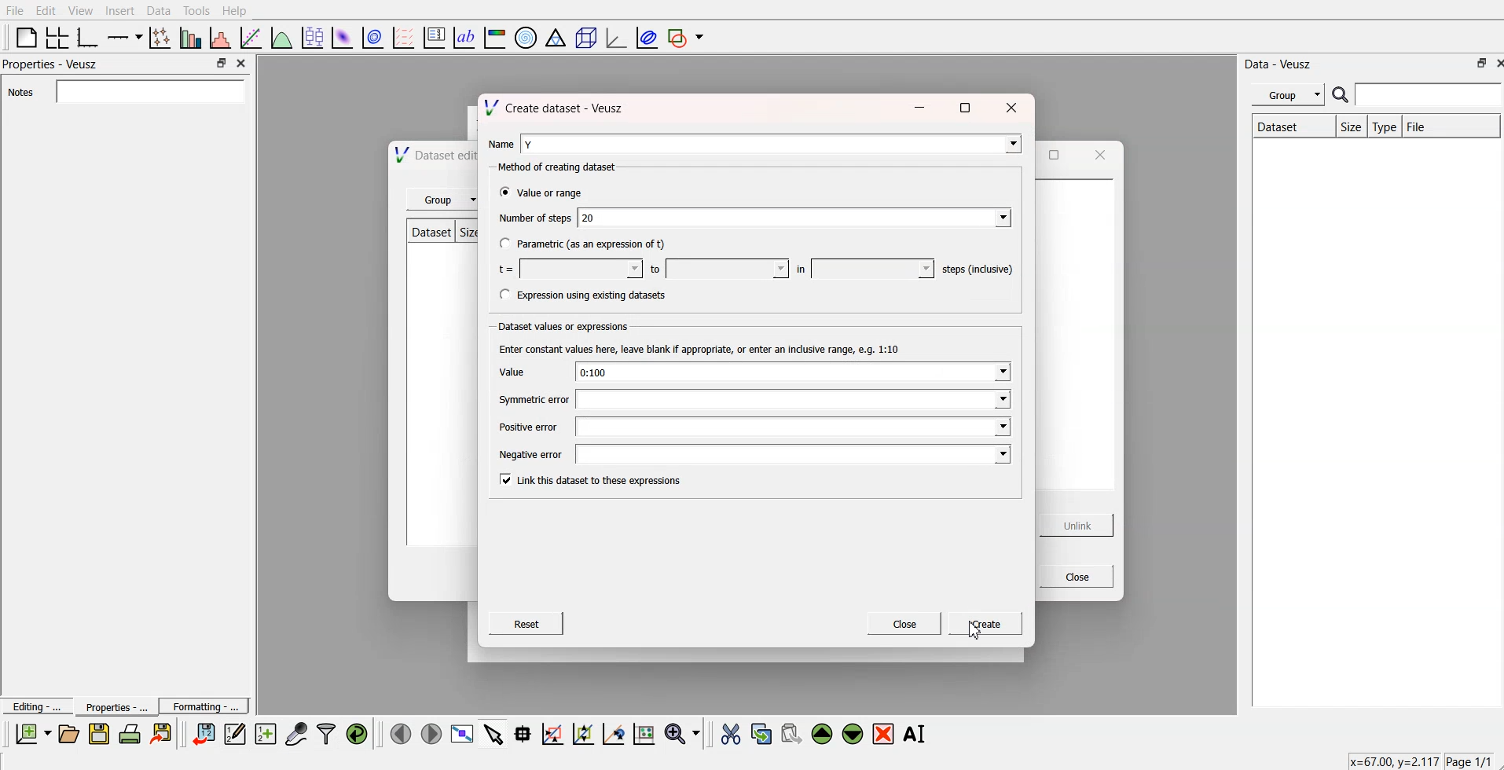 The image size is (1504, 770). Describe the element at coordinates (127, 91) in the screenshot. I see `Notes` at that location.